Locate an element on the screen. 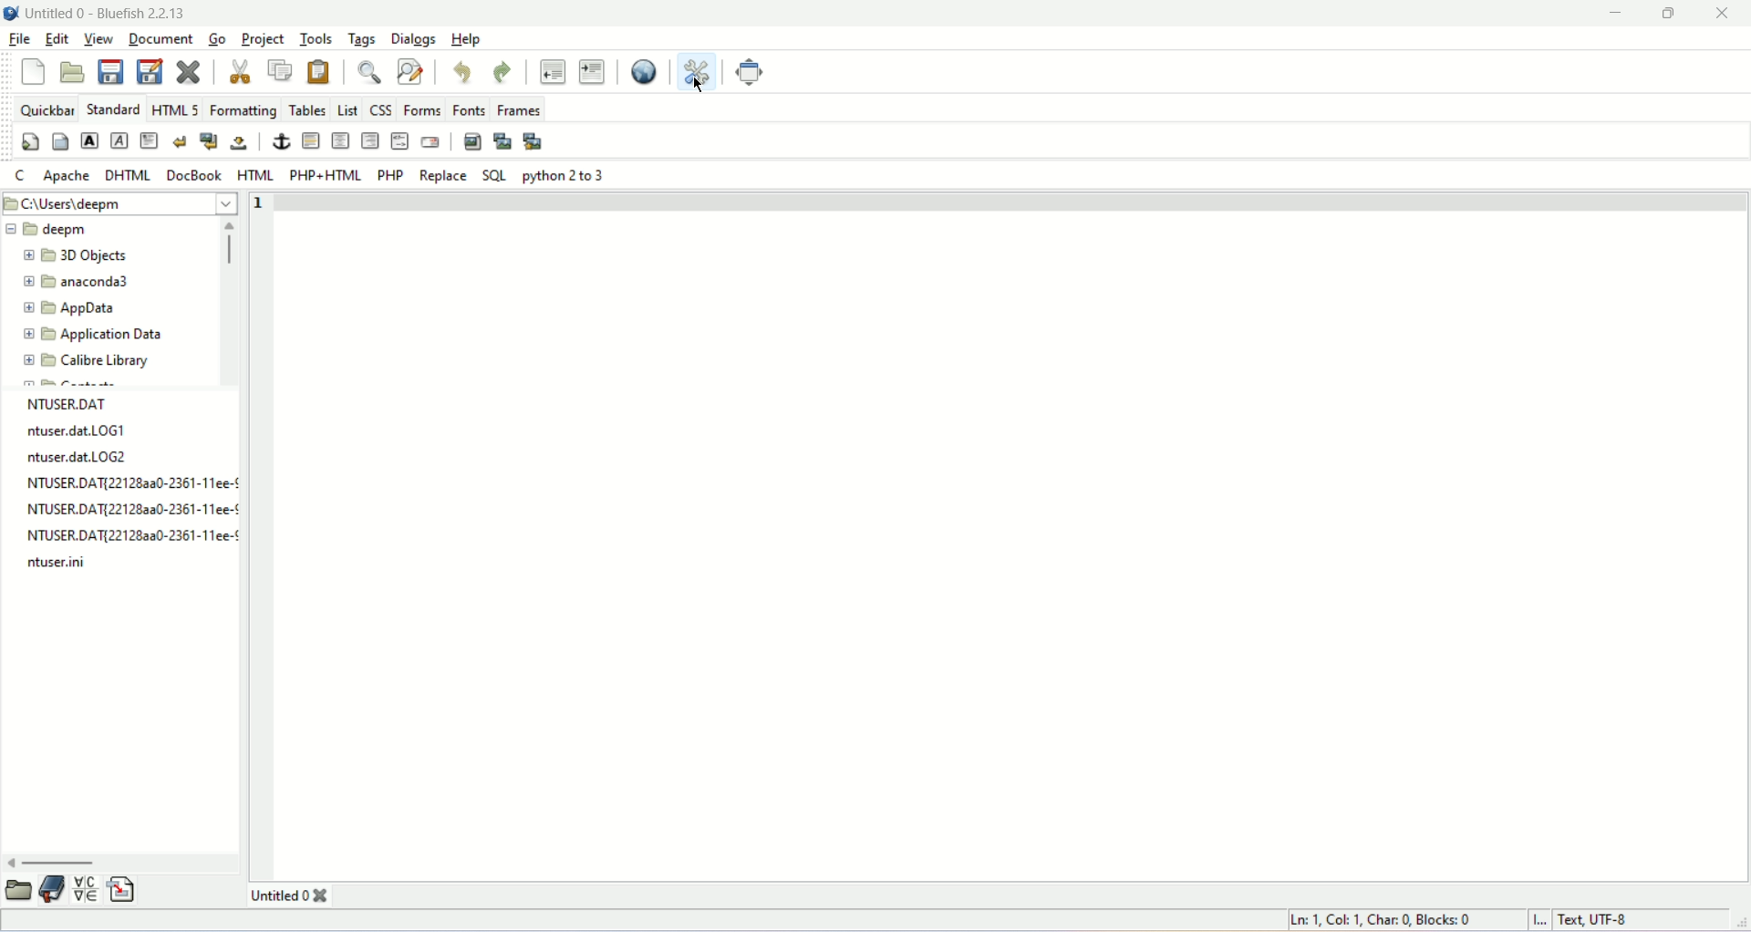  snippet is located at coordinates (123, 889).